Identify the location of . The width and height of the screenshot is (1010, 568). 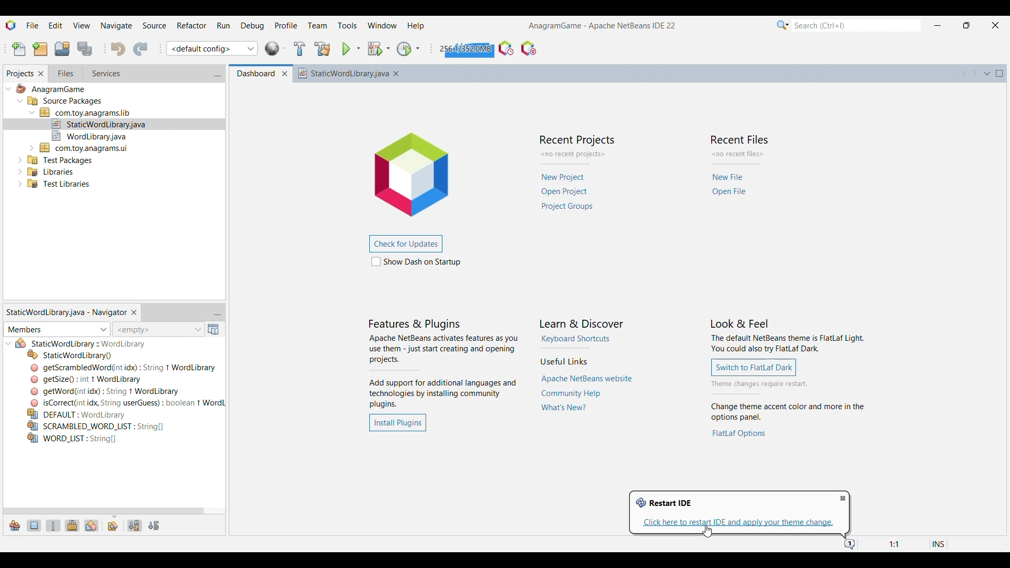
(88, 111).